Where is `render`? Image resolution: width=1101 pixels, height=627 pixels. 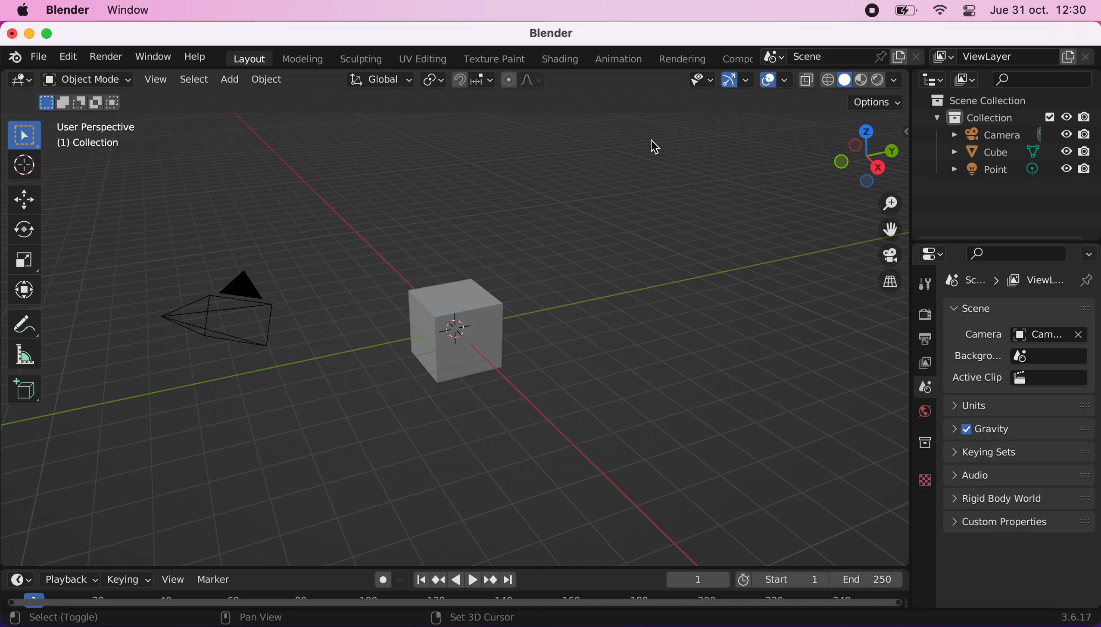 render is located at coordinates (107, 57).